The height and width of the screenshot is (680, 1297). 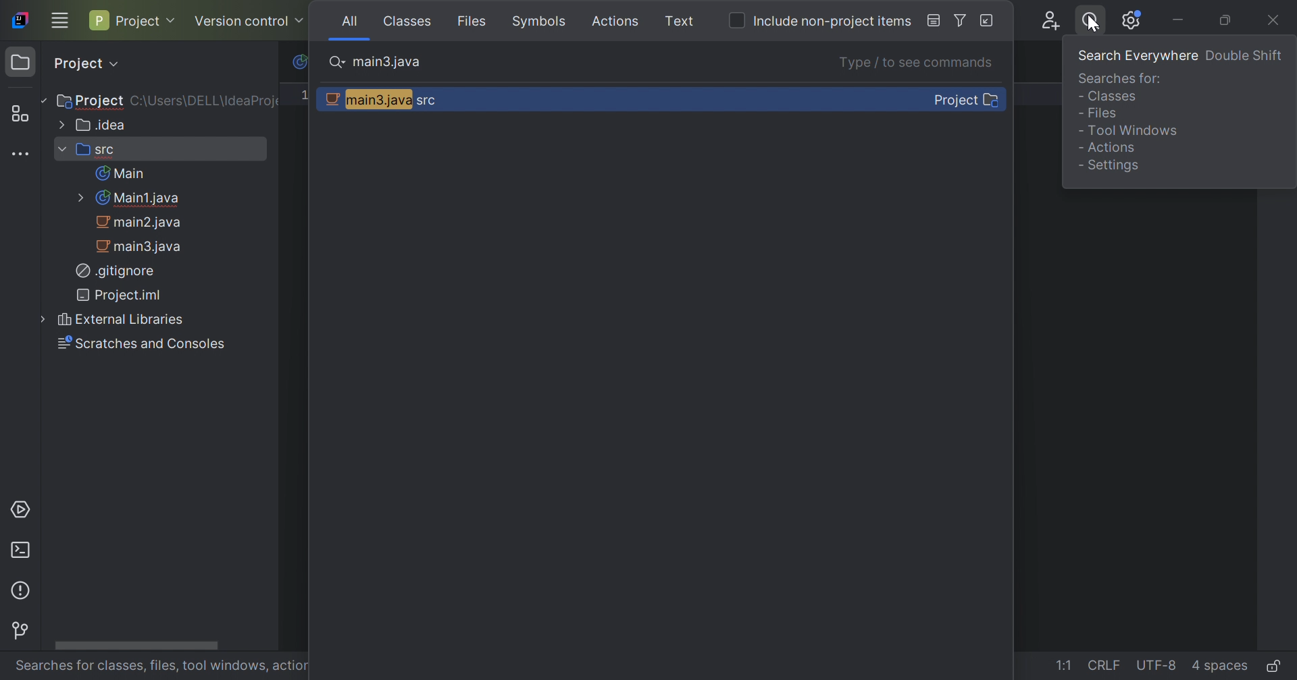 What do you see at coordinates (349, 20) in the screenshot?
I see `All` at bounding box center [349, 20].